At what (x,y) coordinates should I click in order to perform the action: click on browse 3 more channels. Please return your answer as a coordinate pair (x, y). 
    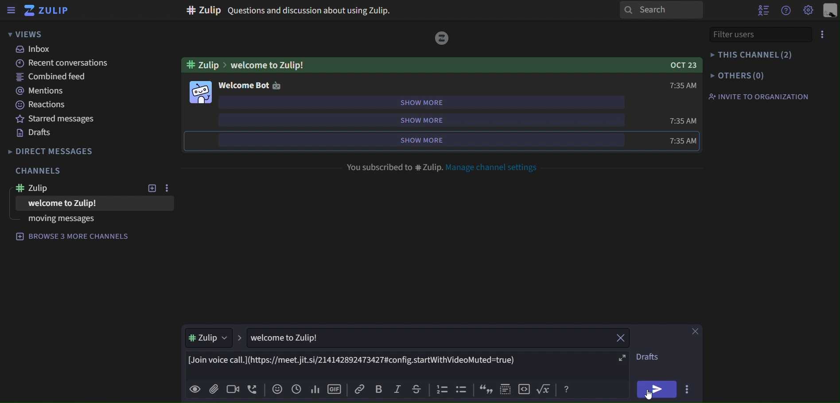
    Looking at the image, I should click on (78, 238).